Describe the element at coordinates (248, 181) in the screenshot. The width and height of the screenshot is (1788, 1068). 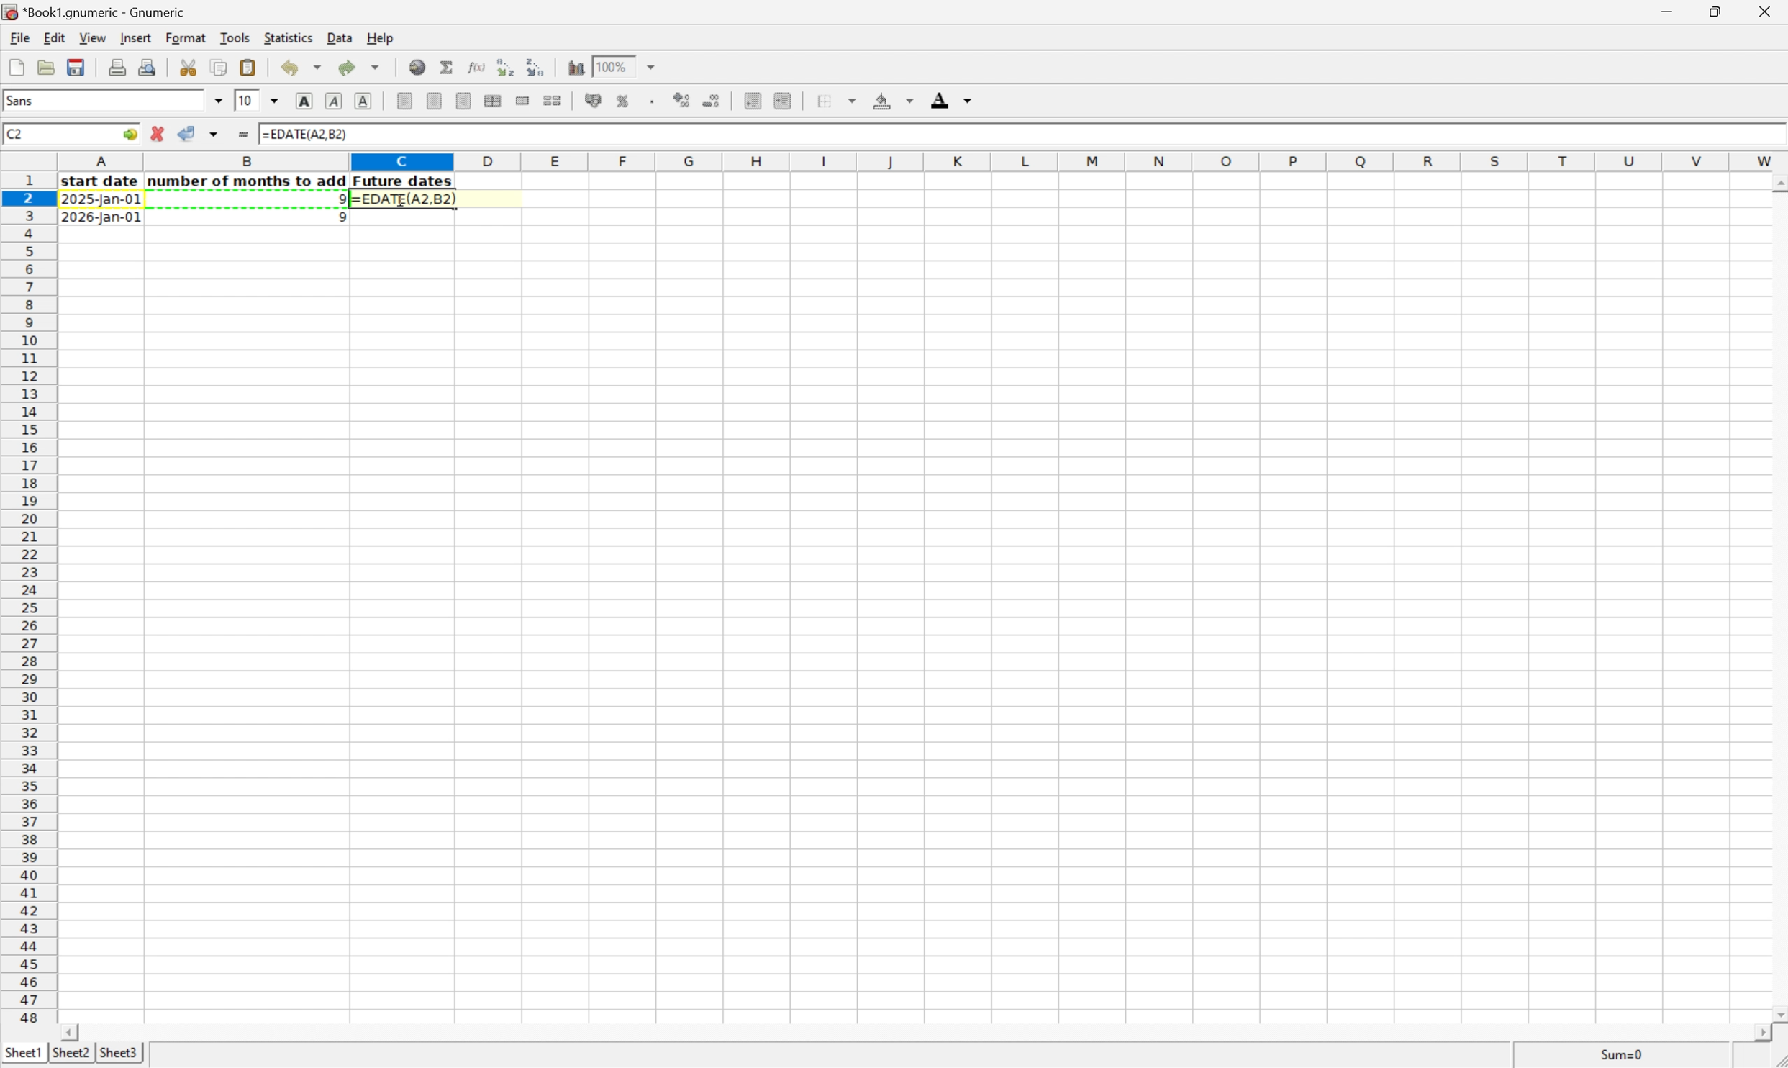
I see `number of months to add` at that location.